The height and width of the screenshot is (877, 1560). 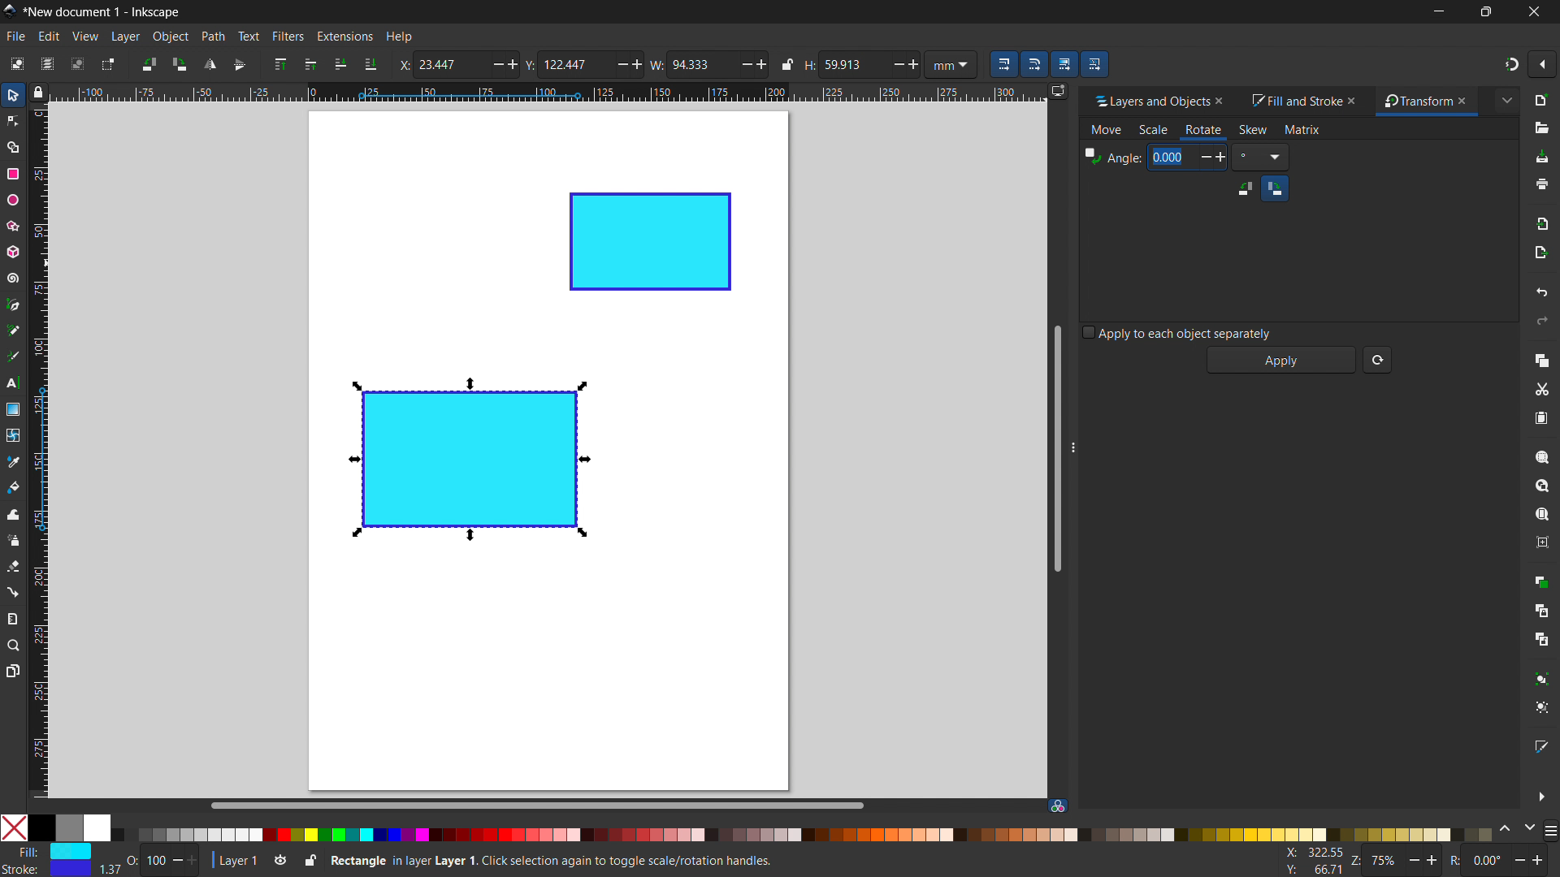 What do you see at coordinates (1055, 447) in the screenshot?
I see `vertical scrollbar` at bounding box center [1055, 447].